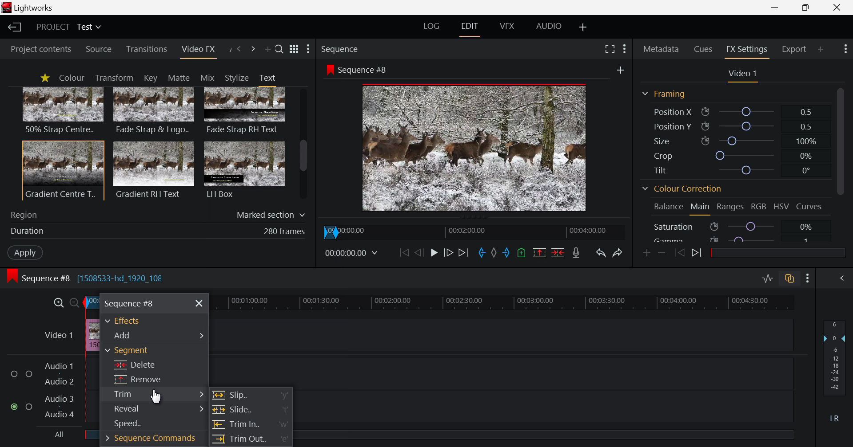 The image size is (853, 447). I want to click on Lightworks, so click(32, 8).